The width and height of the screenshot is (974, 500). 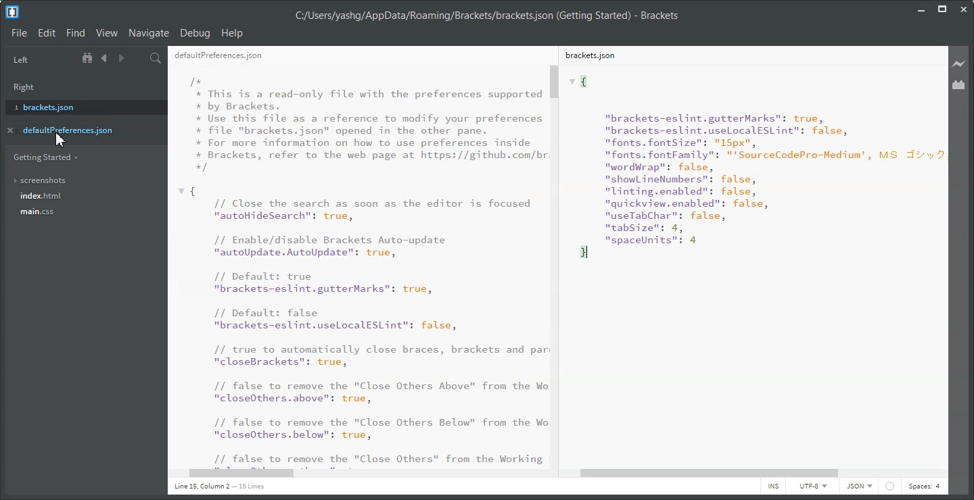 I want to click on Right Panel, so click(x=28, y=85).